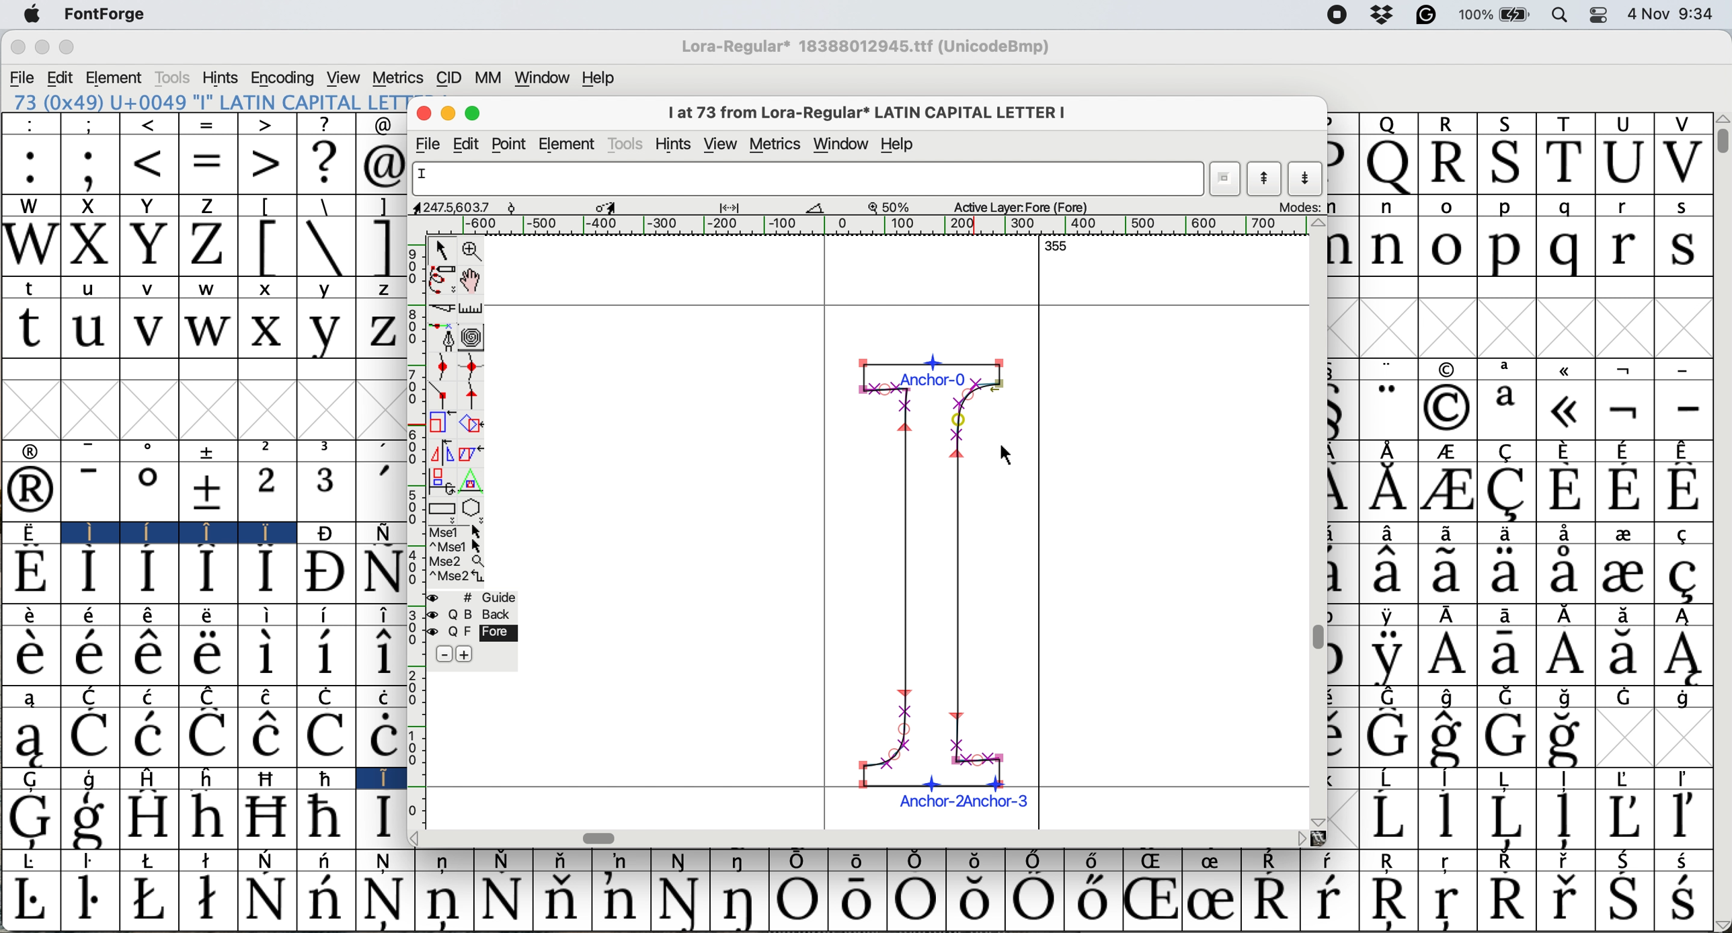  What do you see at coordinates (1503, 122) in the screenshot?
I see `S` at bounding box center [1503, 122].